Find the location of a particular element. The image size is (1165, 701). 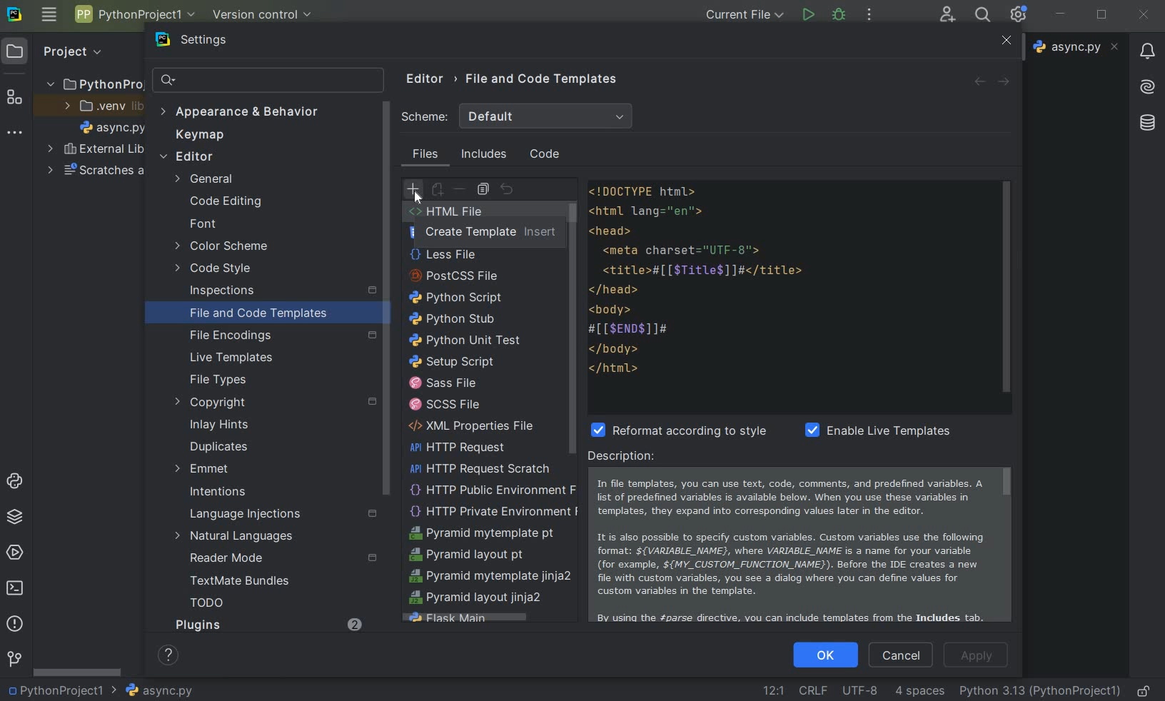

scheme is located at coordinates (515, 116).